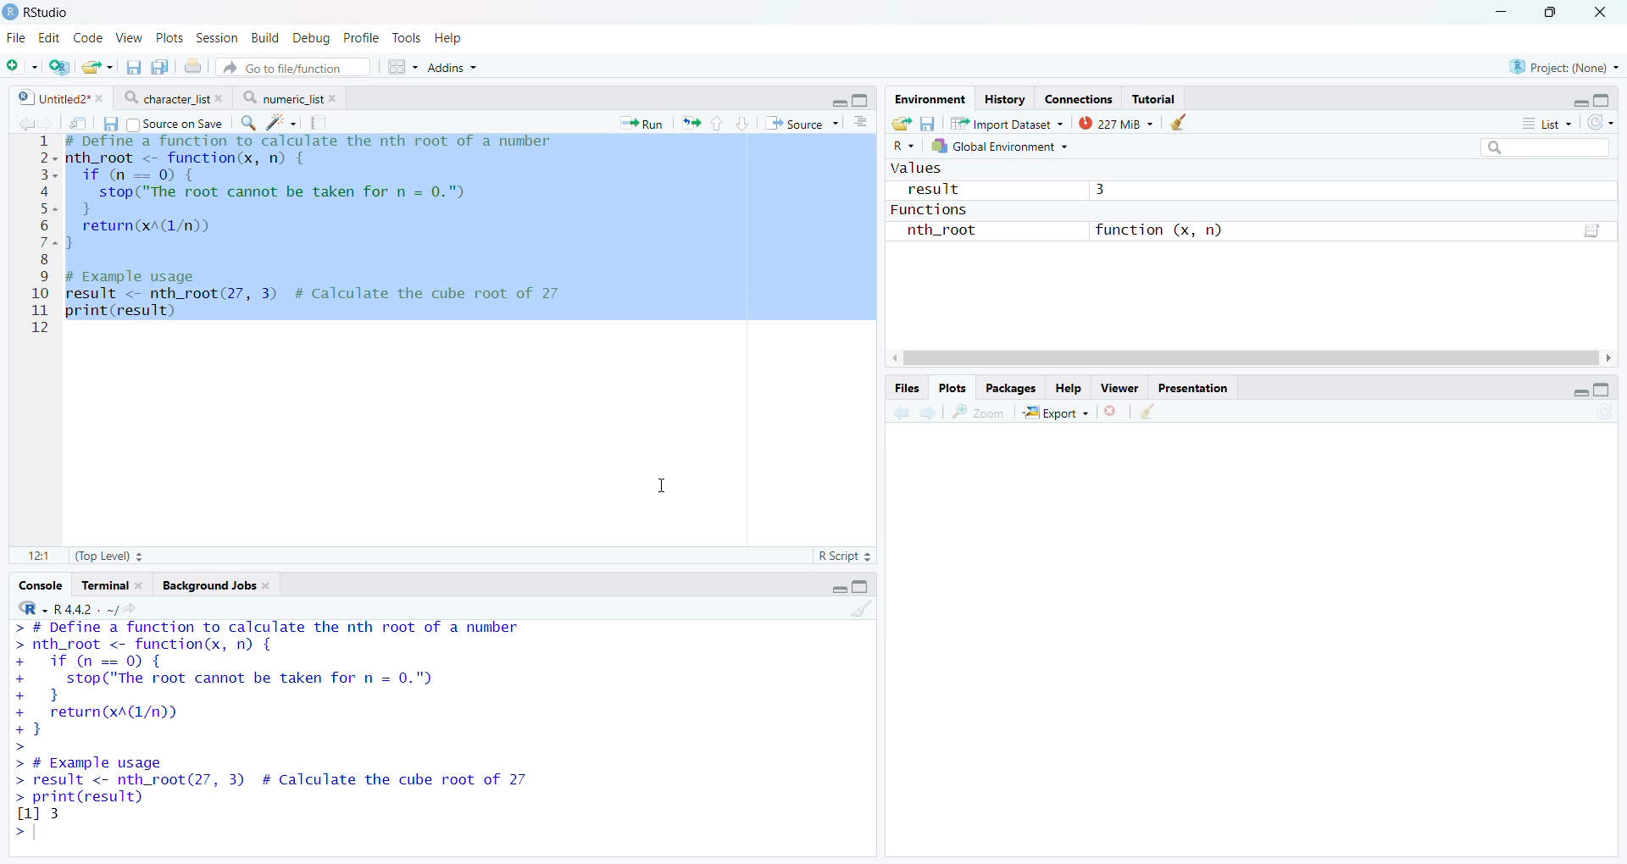  What do you see at coordinates (46, 125) in the screenshot?
I see `Go to next source location` at bounding box center [46, 125].